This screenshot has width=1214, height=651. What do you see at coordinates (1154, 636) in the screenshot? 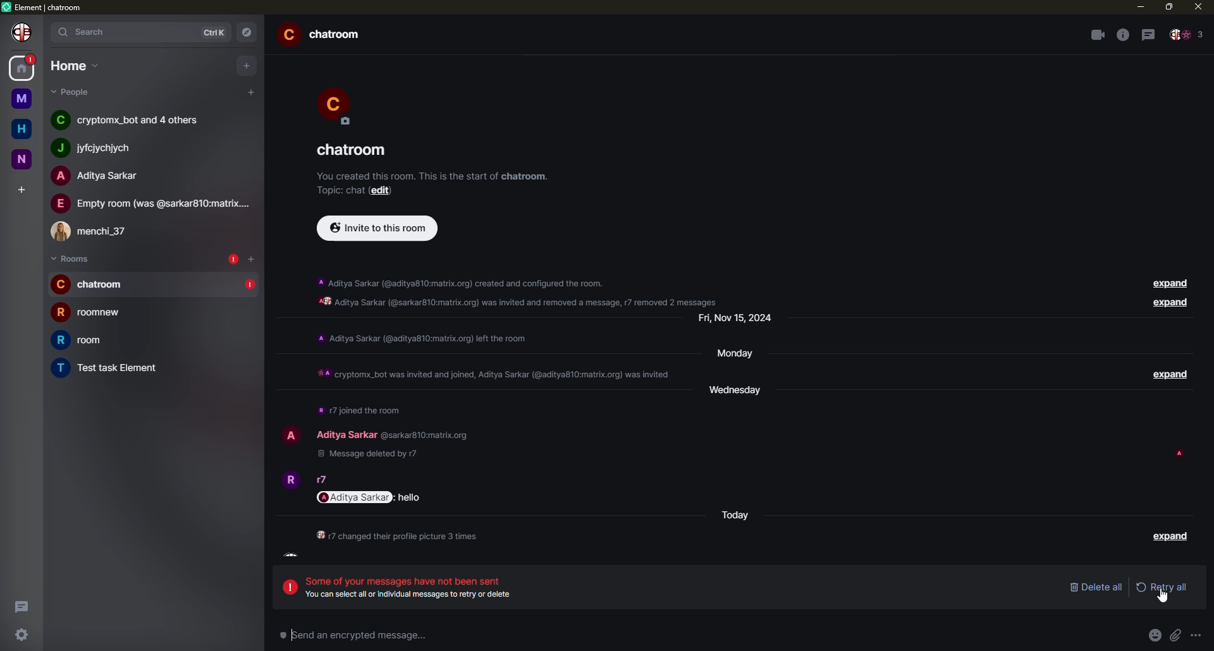
I see `emoji` at bounding box center [1154, 636].